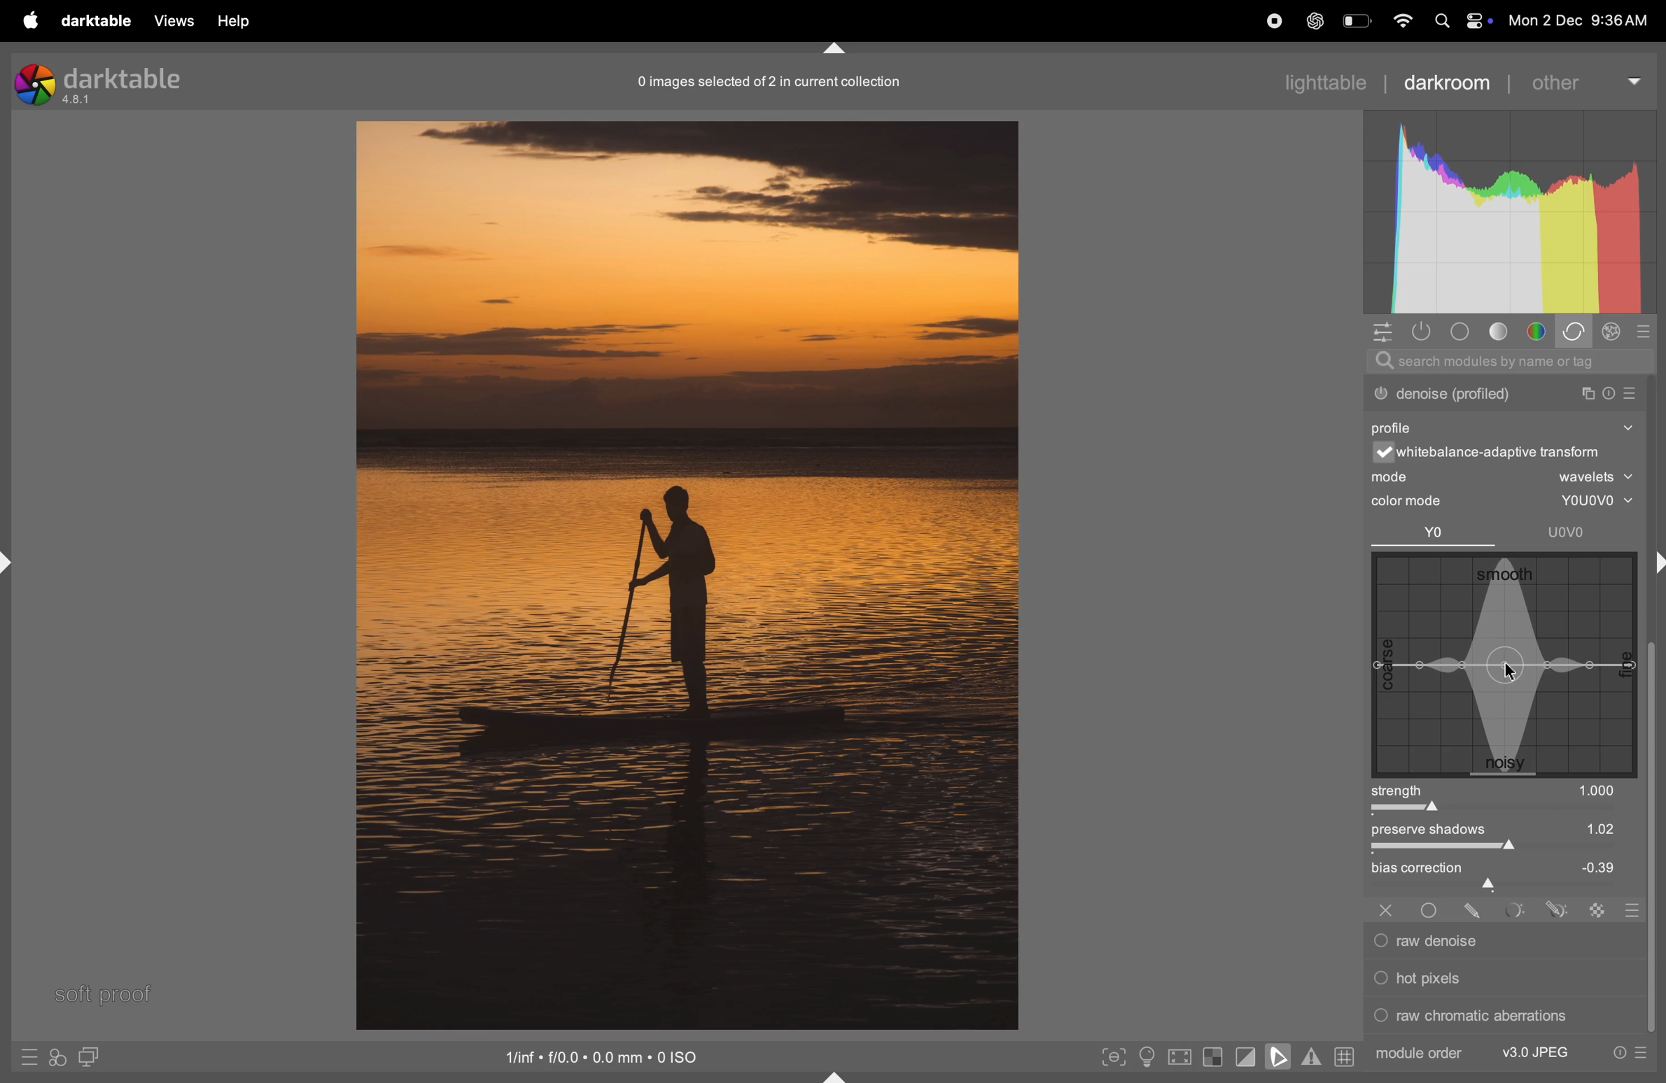  What do you see at coordinates (1653, 840) in the screenshot?
I see `task bar` at bounding box center [1653, 840].